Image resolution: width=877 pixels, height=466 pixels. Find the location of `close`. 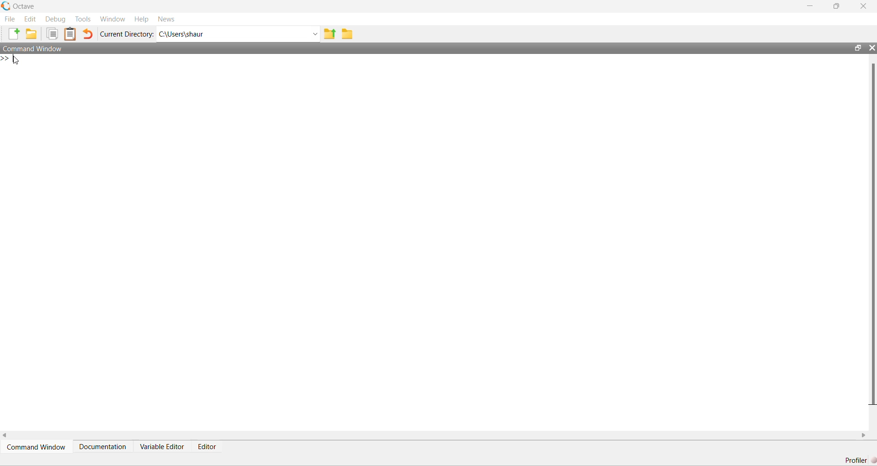

close is located at coordinates (872, 48).